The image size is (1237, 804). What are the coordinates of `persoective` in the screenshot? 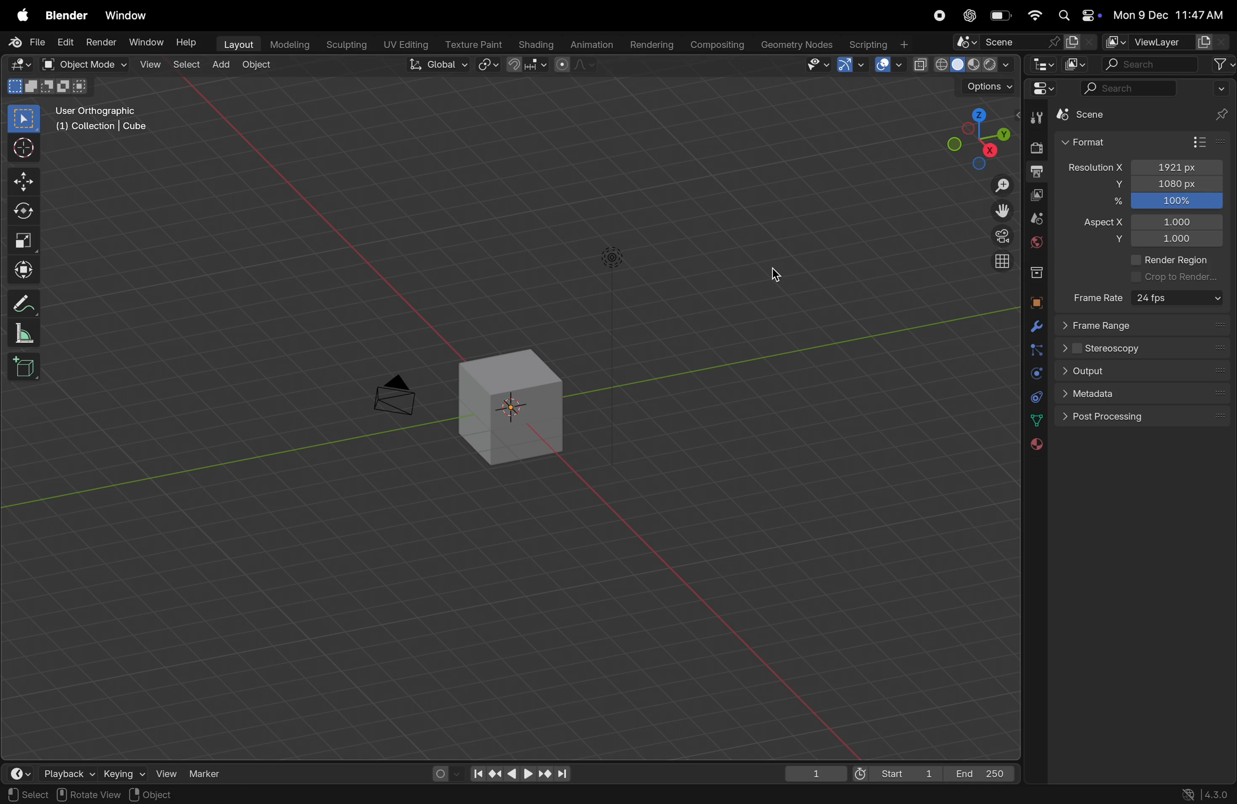 It's located at (998, 236).